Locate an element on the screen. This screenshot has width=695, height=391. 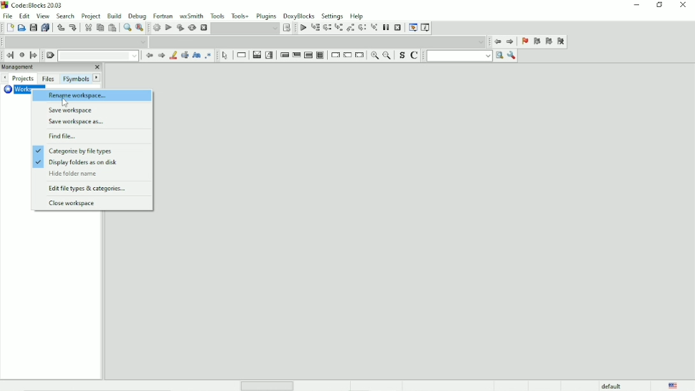
Previous bookmark is located at coordinates (537, 43).